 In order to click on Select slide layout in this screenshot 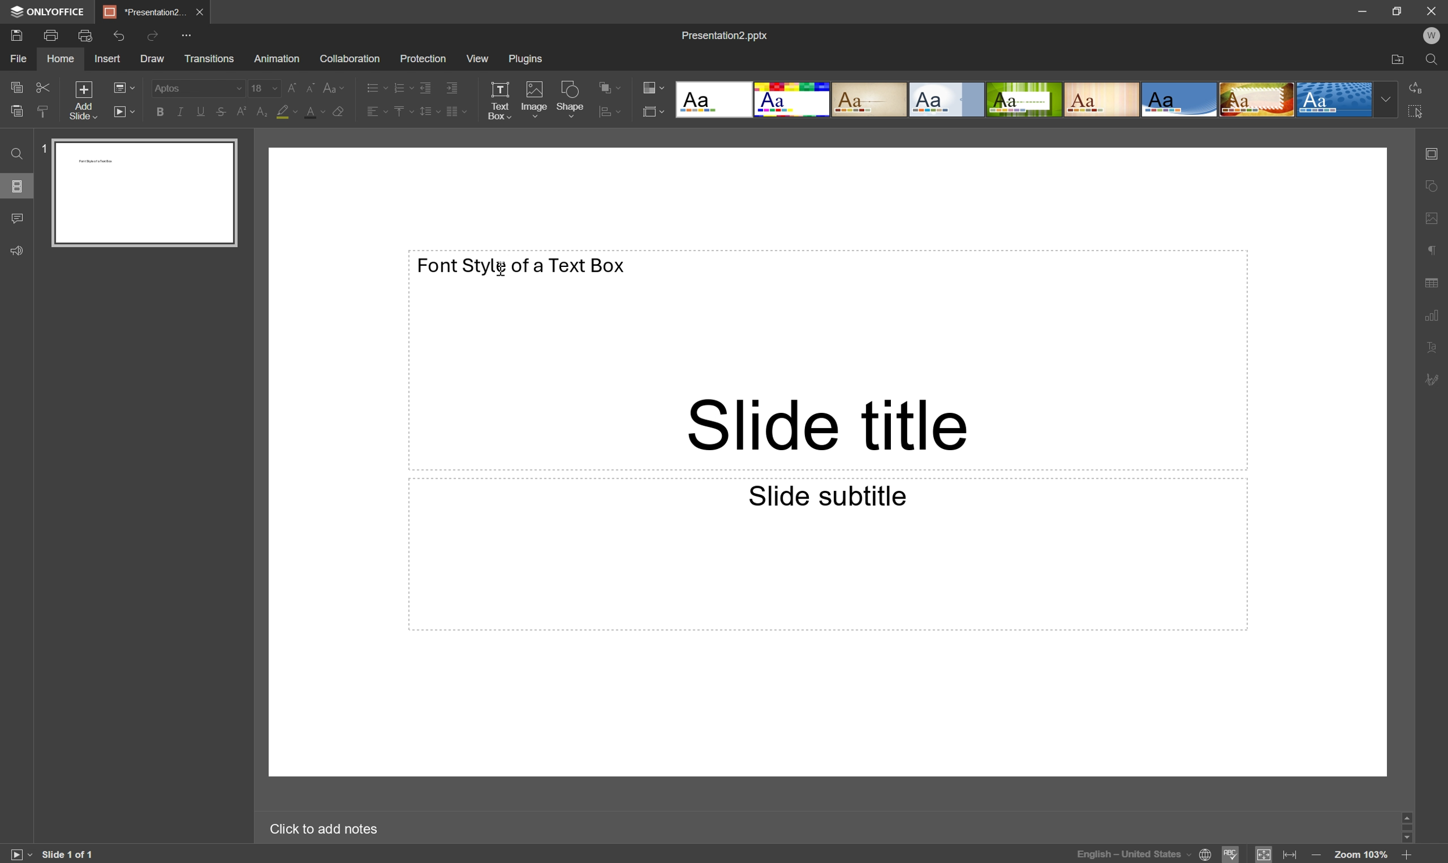, I will do `click(123, 86)`.